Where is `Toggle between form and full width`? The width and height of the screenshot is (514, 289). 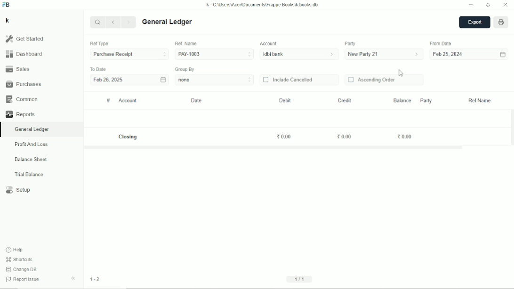
Toggle between form and full width is located at coordinates (488, 5).